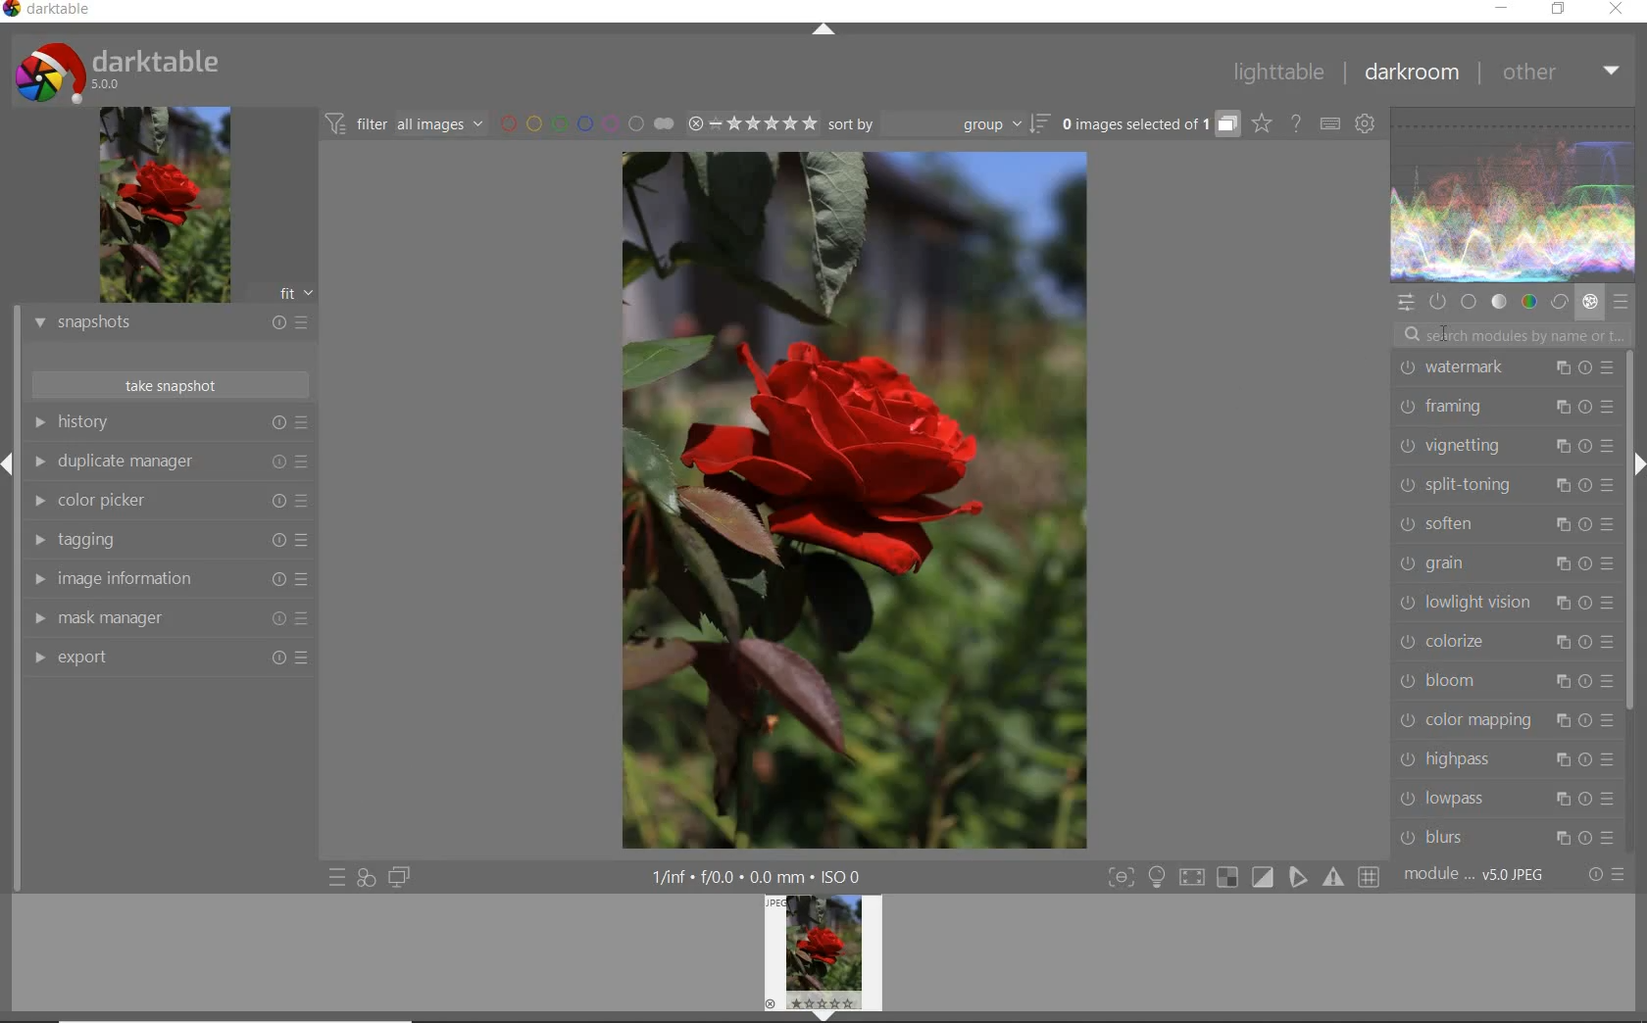 The width and height of the screenshot is (1647, 1023). I want to click on filter images by color labels, so click(584, 125).